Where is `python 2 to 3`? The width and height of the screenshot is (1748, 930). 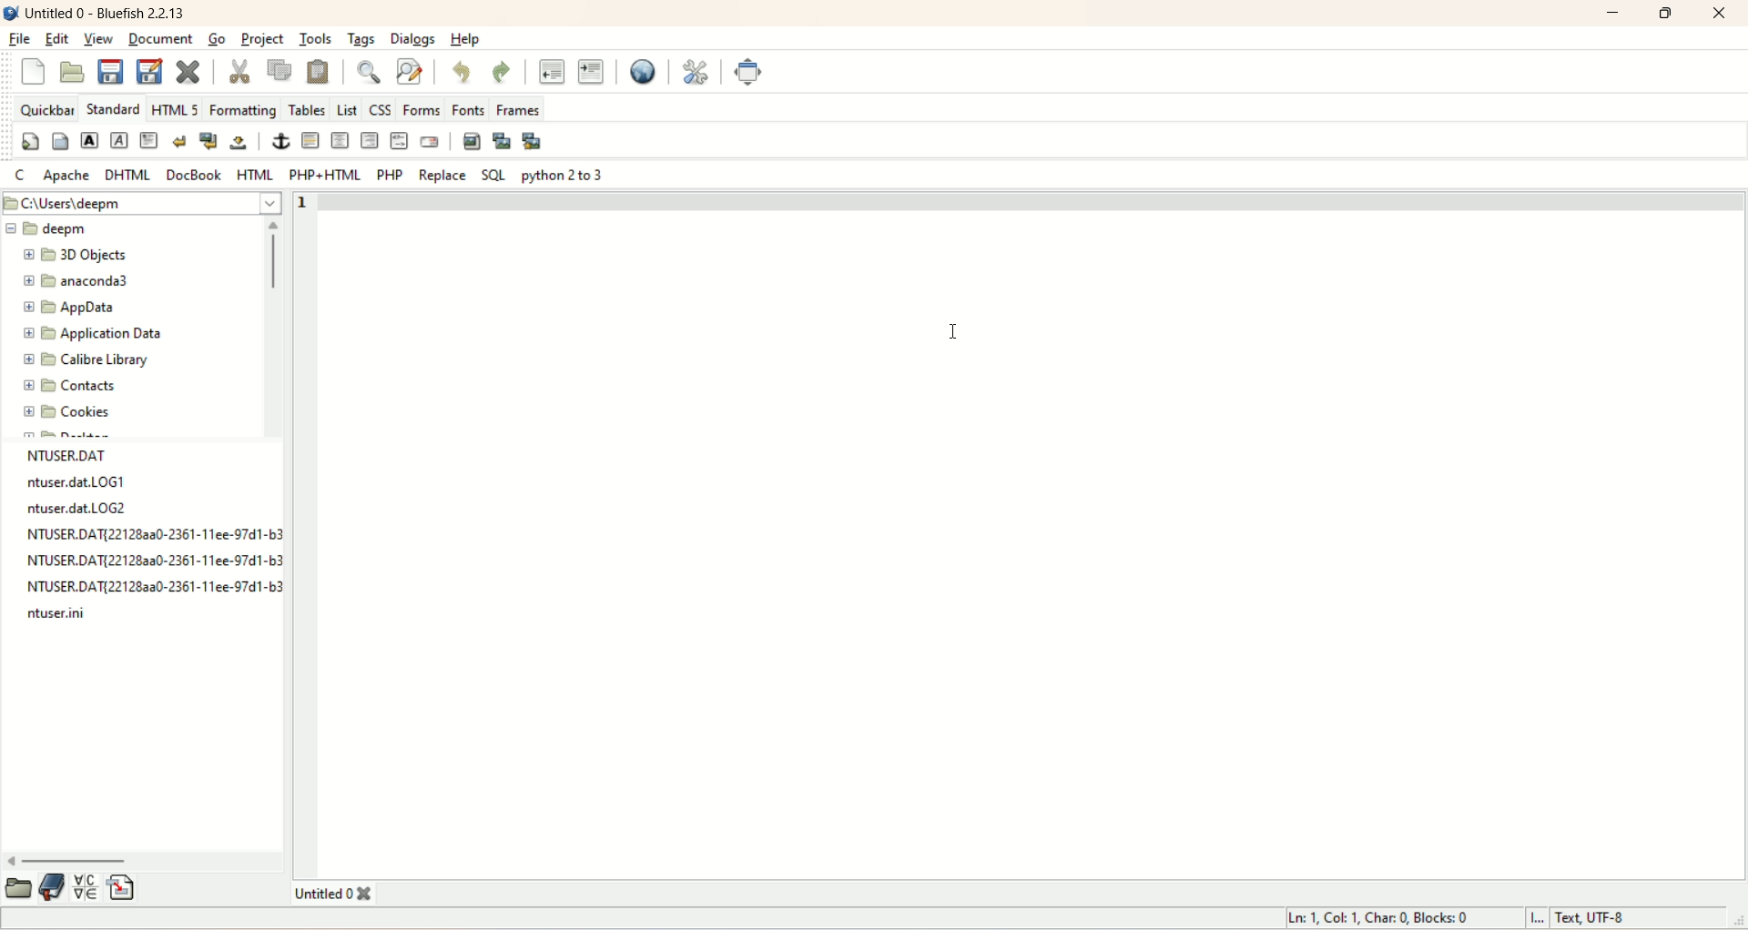 python 2 to 3 is located at coordinates (566, 175).